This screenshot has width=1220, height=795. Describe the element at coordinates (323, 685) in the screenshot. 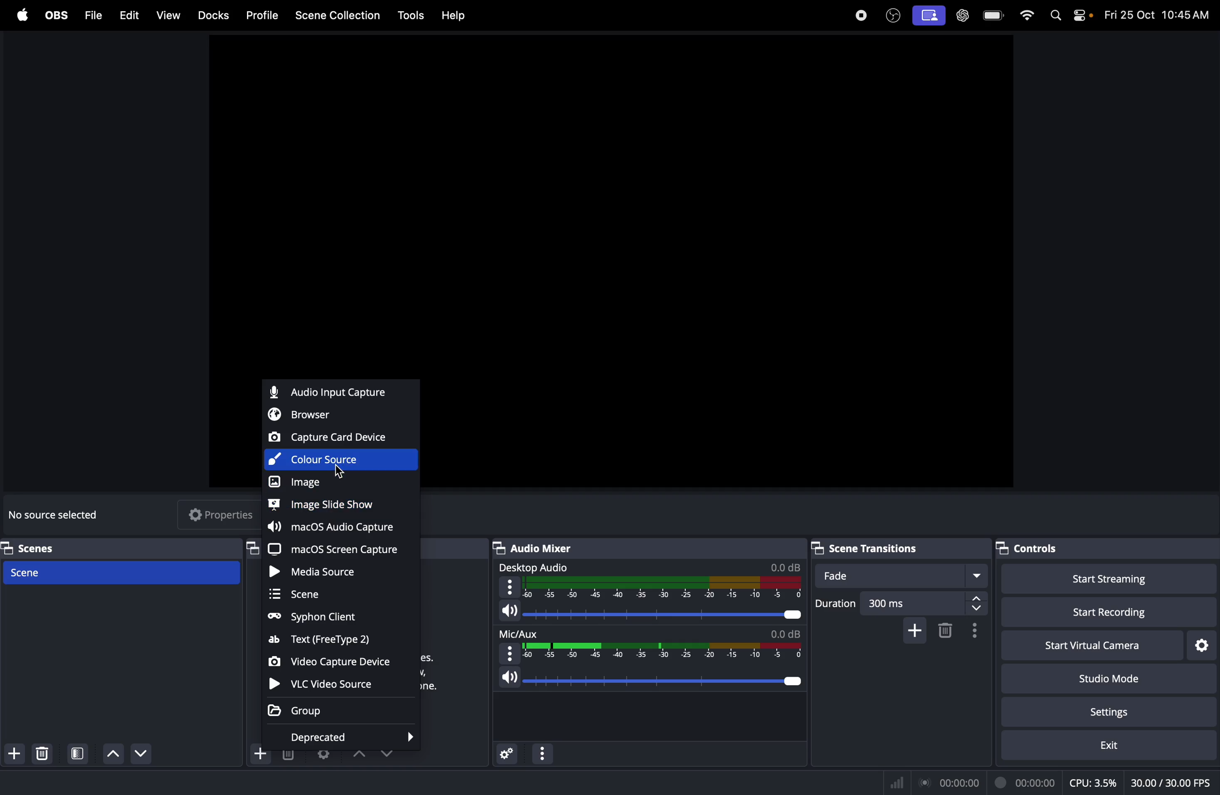

I see `vlc video souce` at that location.